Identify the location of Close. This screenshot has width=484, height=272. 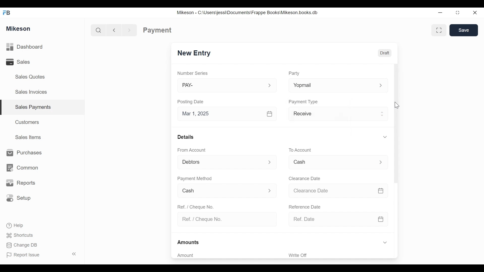
(474, 12).